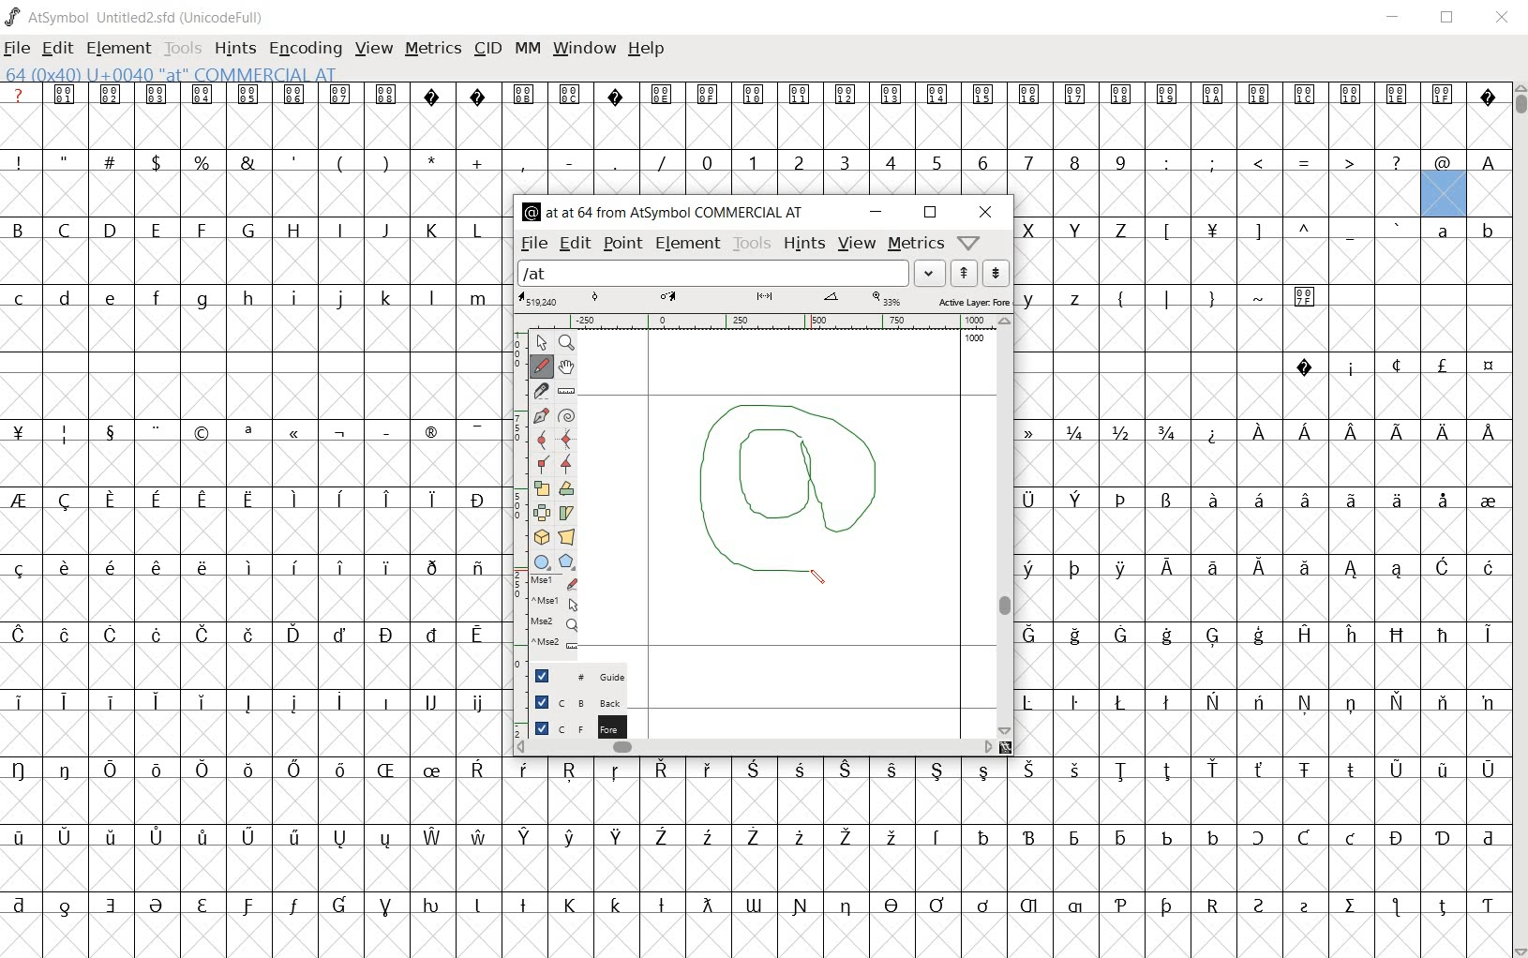 Image resolution: width=1528 pixels, height=958 pixels. What do you see at coordinates (58, 49) in the screenshot?
I see `EDIT` at bounding box center [58, 49].